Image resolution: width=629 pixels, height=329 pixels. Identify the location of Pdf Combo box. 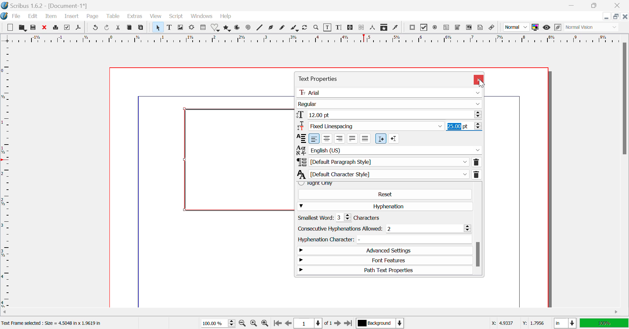
(458, 28).